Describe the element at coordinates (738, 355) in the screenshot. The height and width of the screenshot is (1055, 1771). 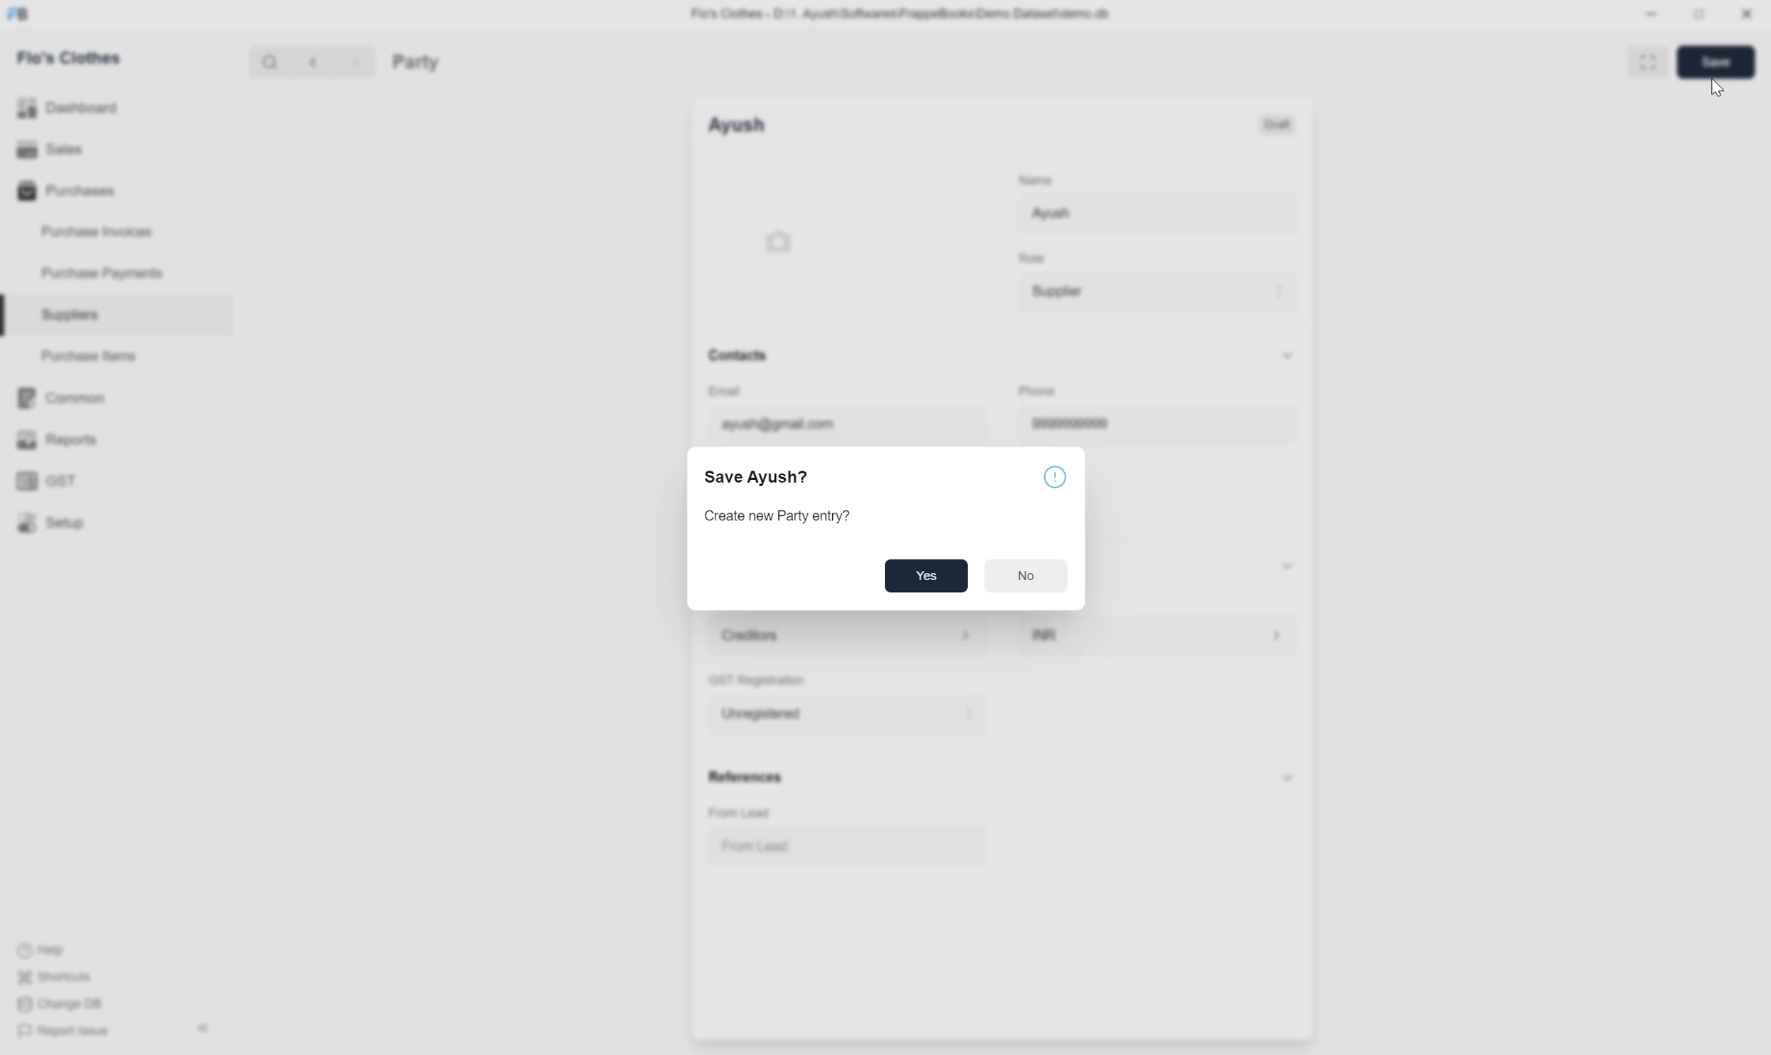
I see `Contacts` at that location.